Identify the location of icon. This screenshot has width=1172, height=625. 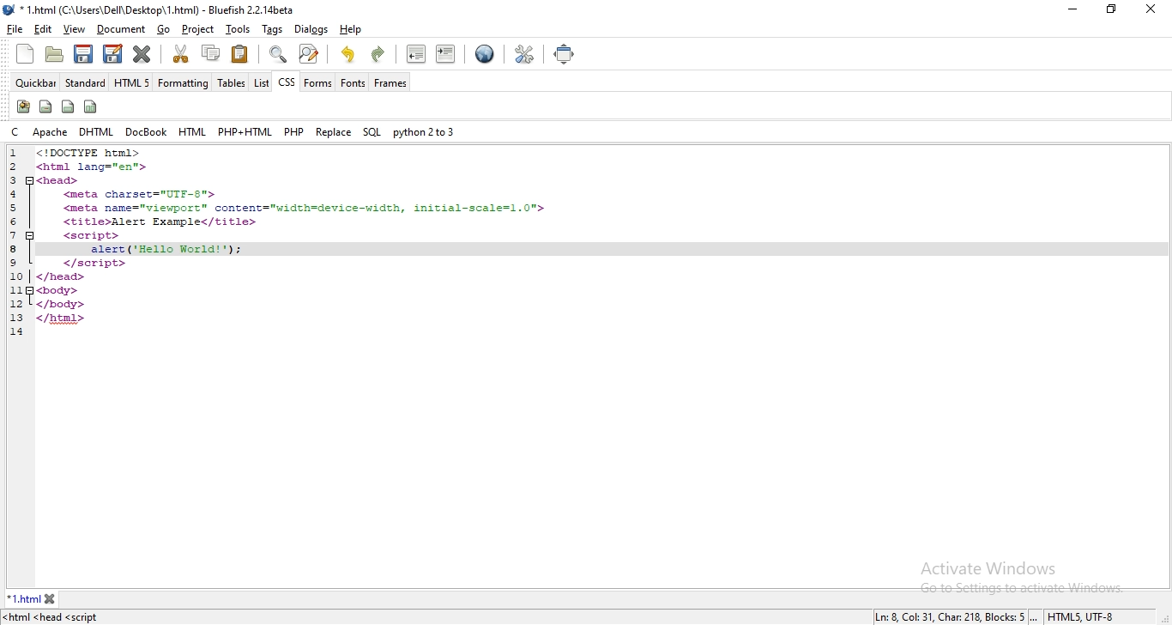
(93, 106).